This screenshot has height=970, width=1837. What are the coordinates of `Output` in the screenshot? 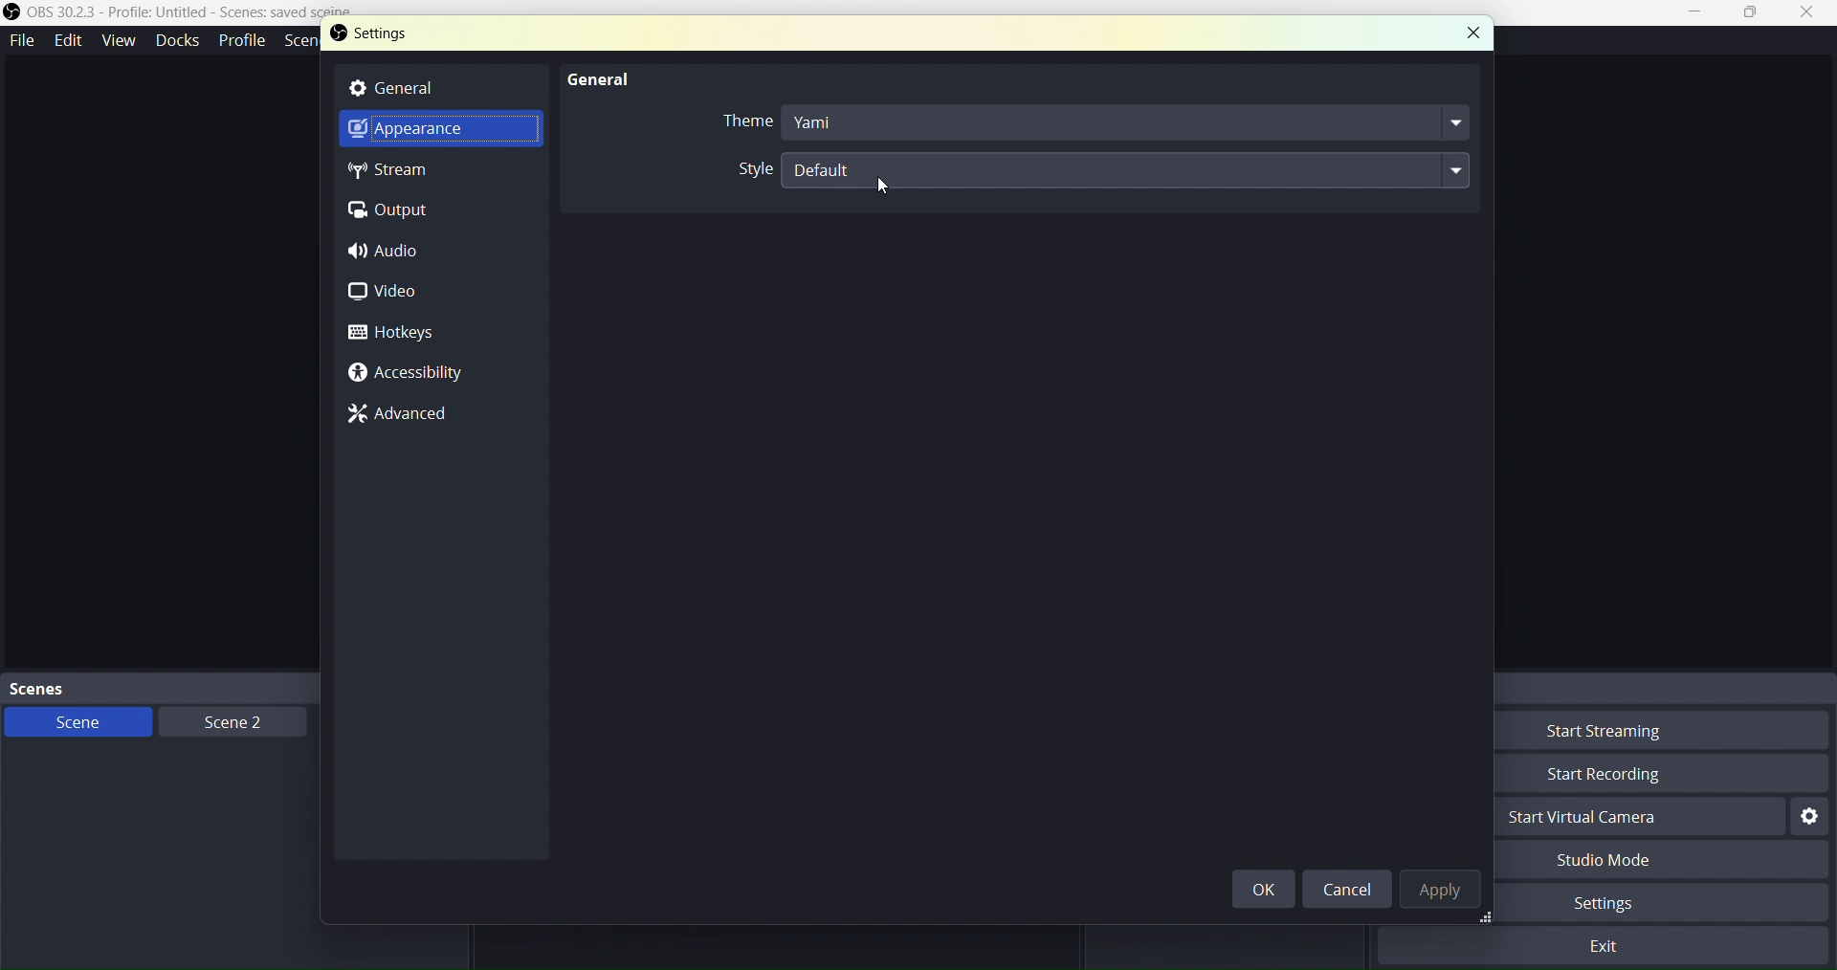 It's located at (398, 209).